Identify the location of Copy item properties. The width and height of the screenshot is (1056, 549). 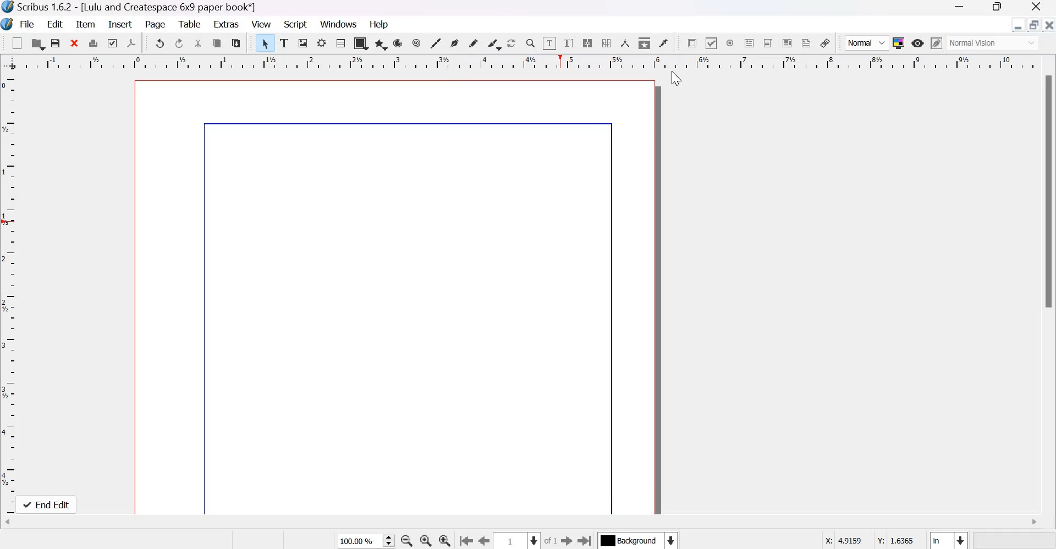
(645, 43).